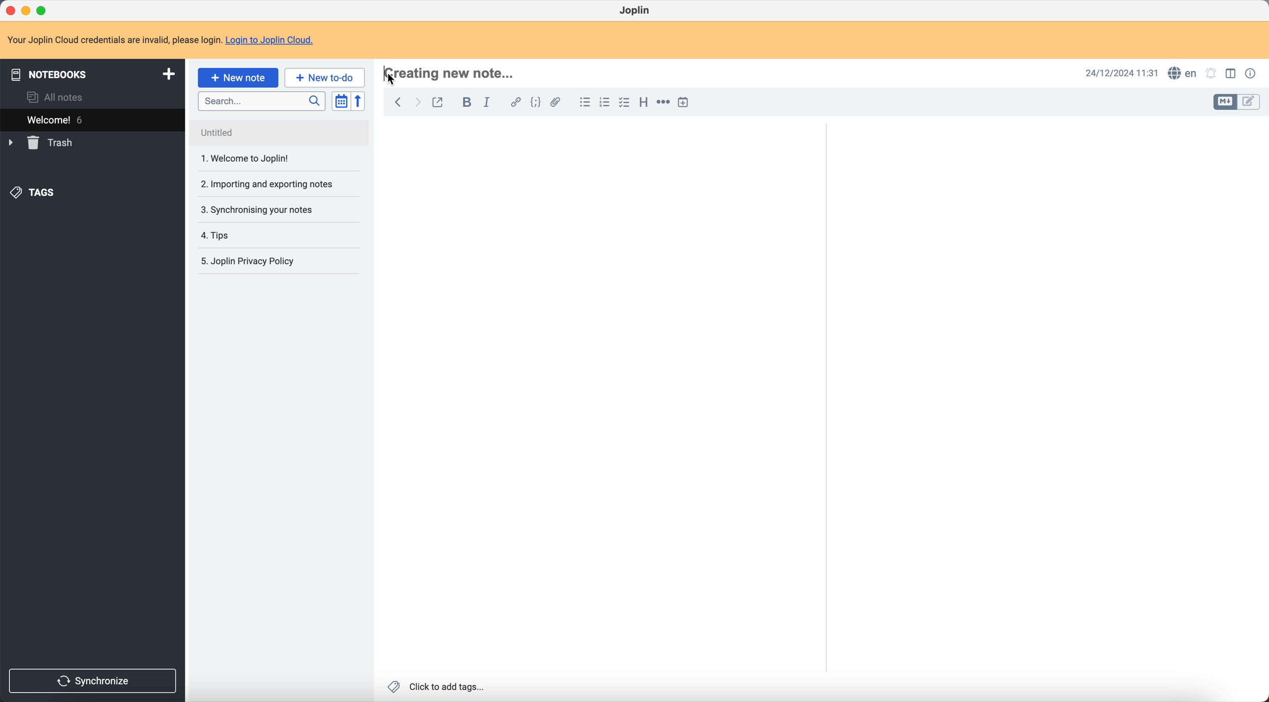 The height and width of the screenshot is (702, 1269). What do you see at coordinates (607, 396) in the screenshot?
I see `body text` at bounding box center [607, 396].